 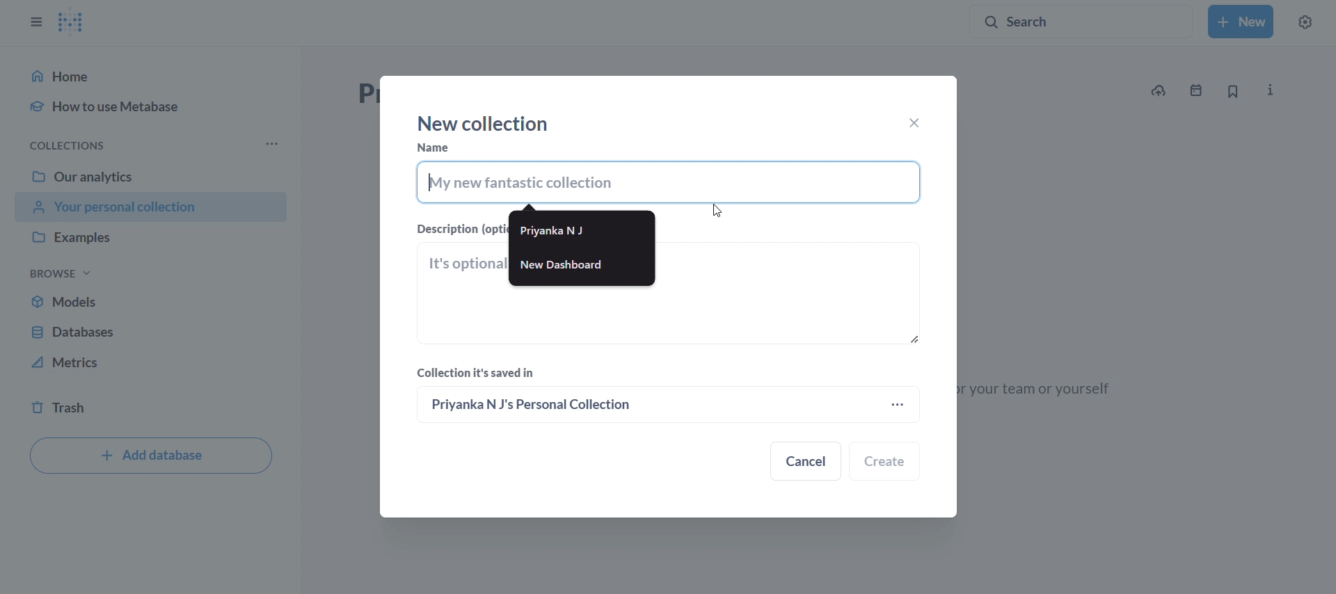 What do you see at coordinates (912, 122) in the screenshot?
I see `close` at bounding box center [912, 122].